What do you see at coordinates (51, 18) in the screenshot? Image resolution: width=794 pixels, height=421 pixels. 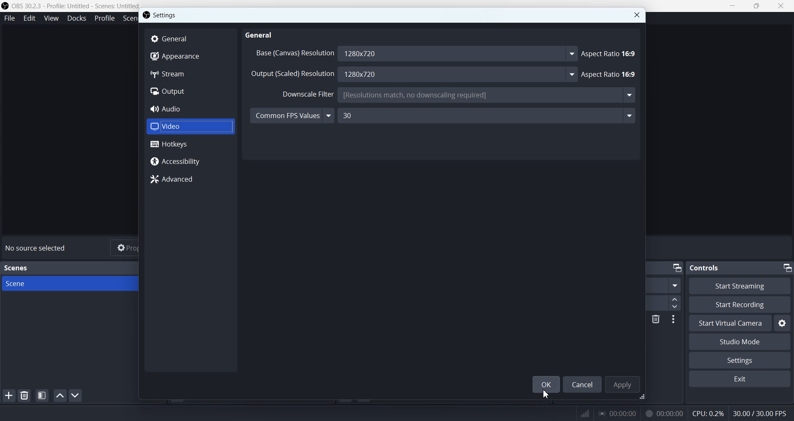 I see `View` at bounding box center [51, 18].